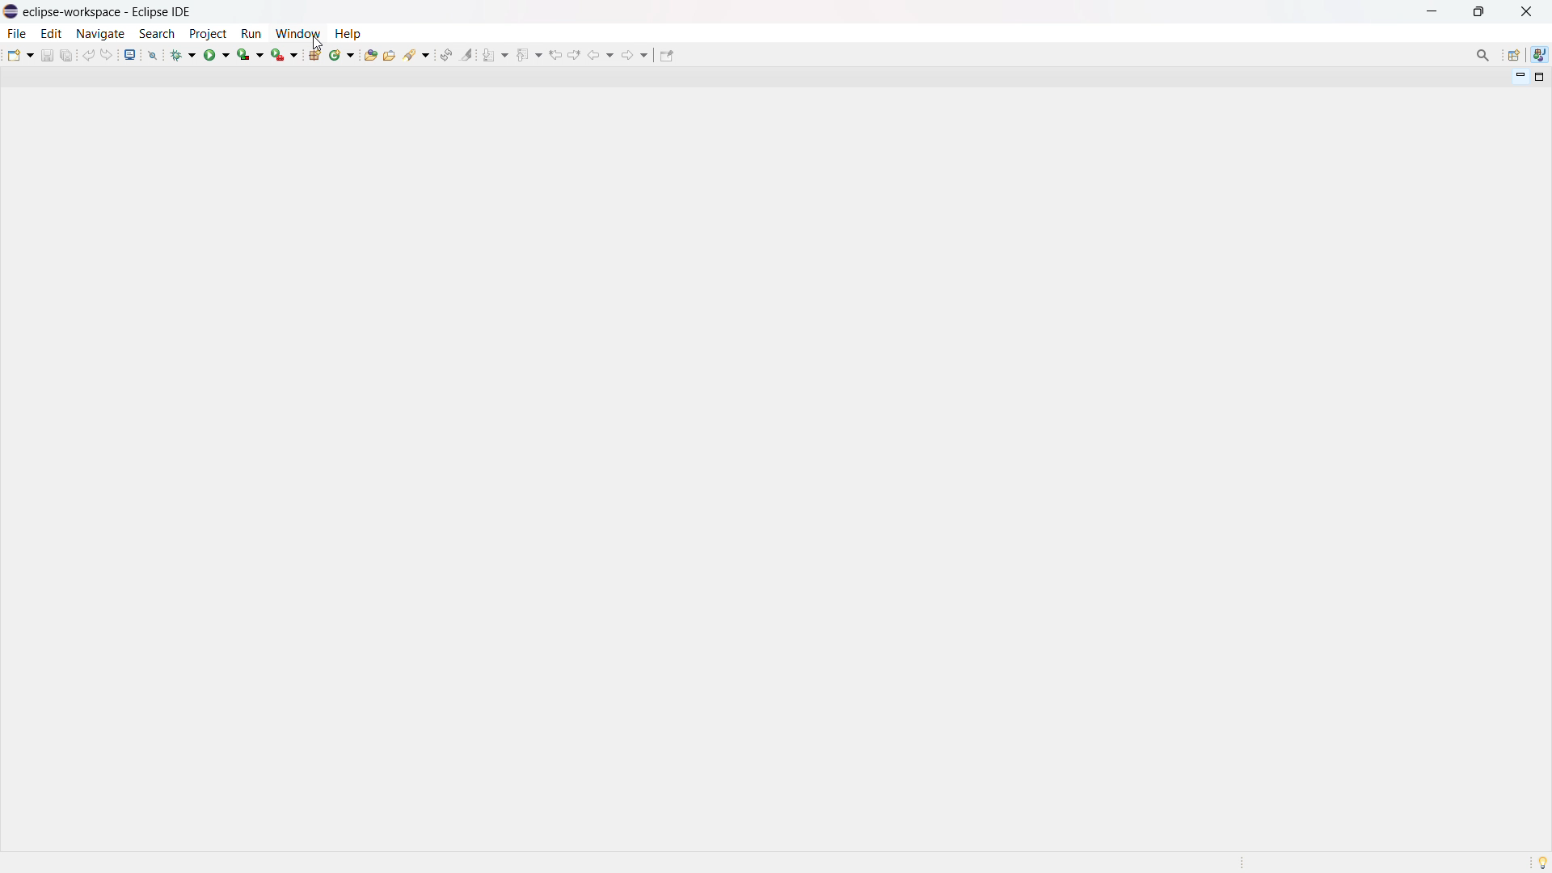  Describe the element at coordinates (1540, 55) in the screenshot. I see `java` at that location.